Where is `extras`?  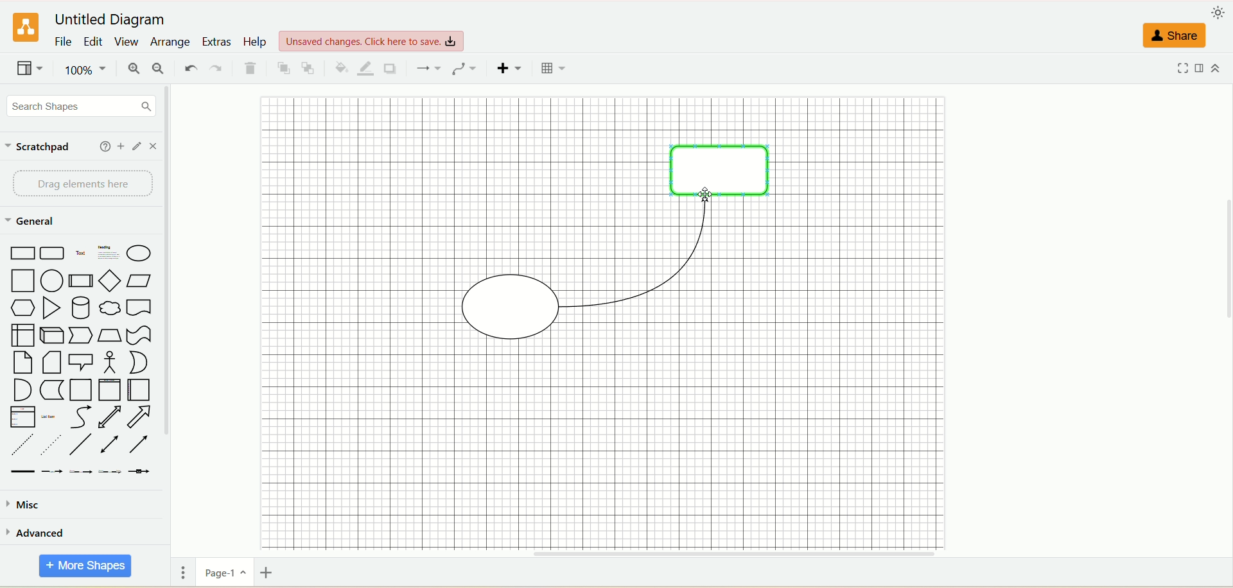
extras is located at coordinates (217, 40).